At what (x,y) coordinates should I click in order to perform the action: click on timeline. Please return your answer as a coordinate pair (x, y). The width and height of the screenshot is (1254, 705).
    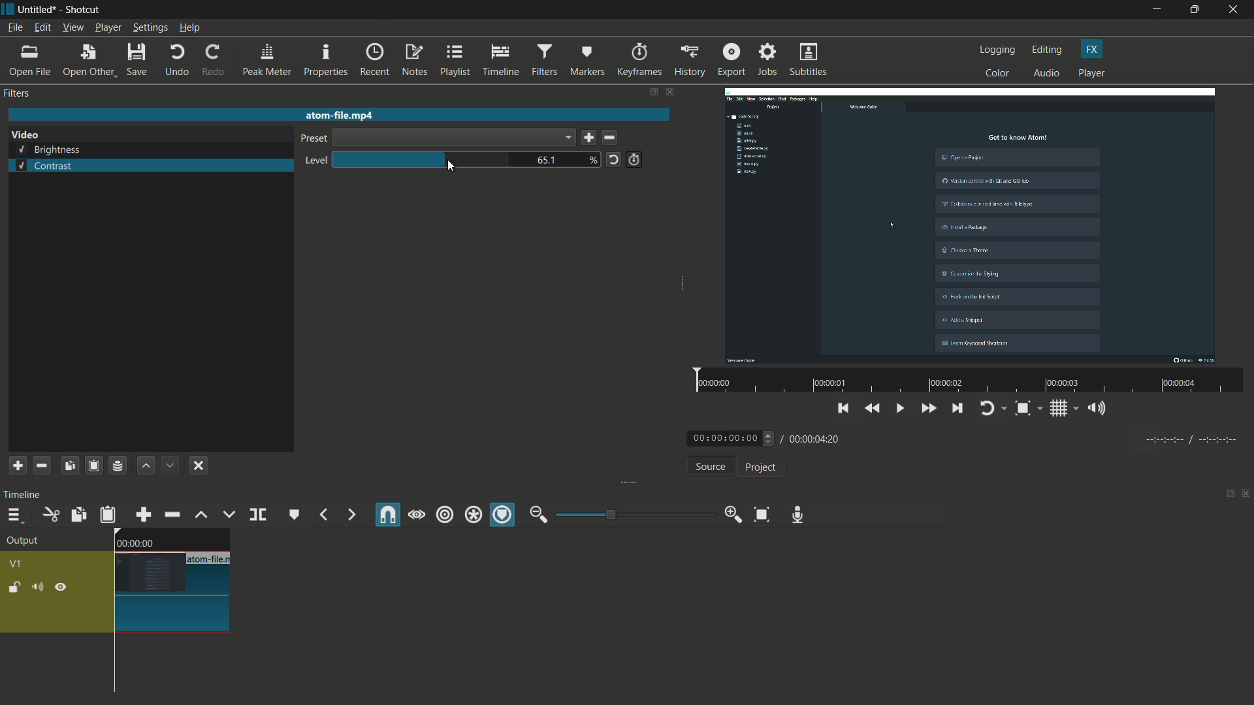
    Looking at the image, I should click on (502, 61).